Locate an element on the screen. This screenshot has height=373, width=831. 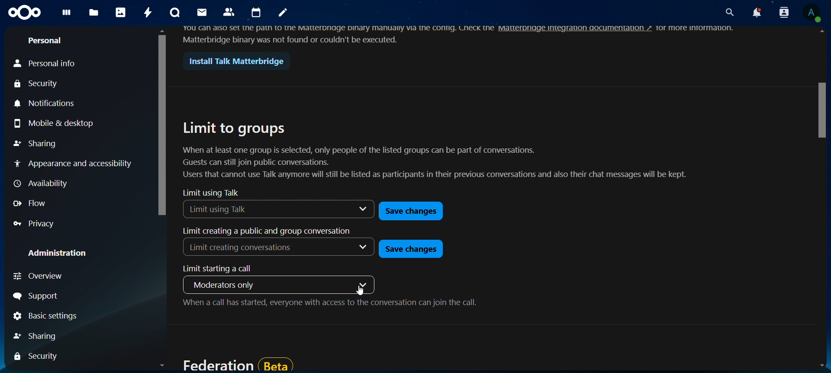
mobile & desktop is located at coordinates (54, 124).